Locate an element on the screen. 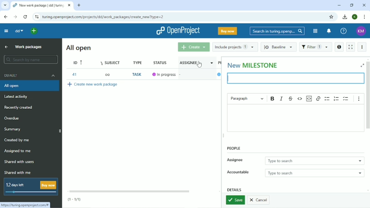 The image size is (370, 208). Forward is located at coordinates (15, 17).